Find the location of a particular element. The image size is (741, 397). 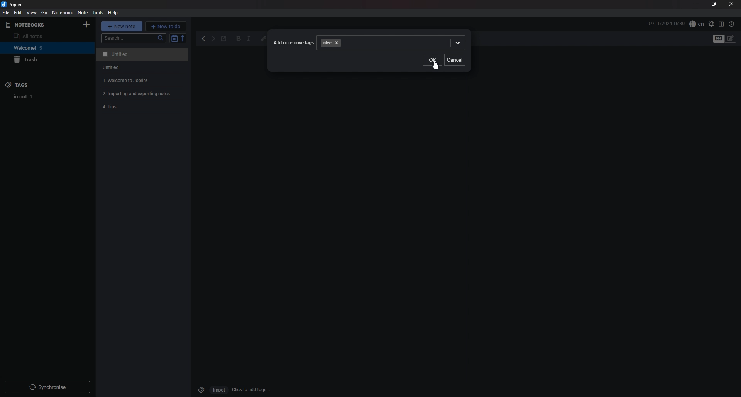

impot is located at coordinates (218, 390).